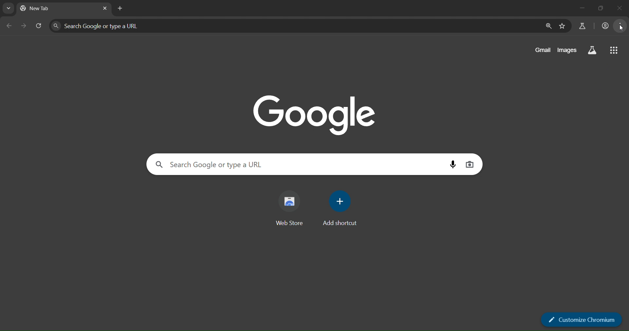 The height and width of the screenshot is (331, 629). Describe the element at coordinates (592, 50) in the screenshot. I see `search ` at that location.